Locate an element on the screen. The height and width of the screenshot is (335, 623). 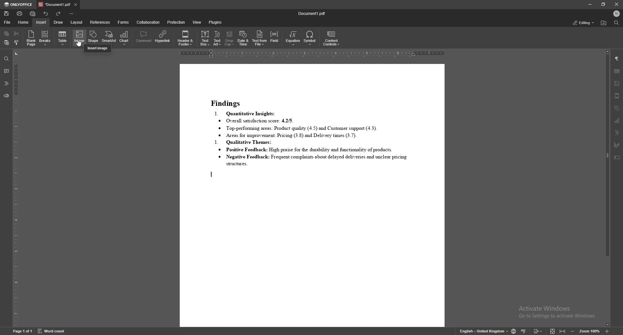
home is located at coordinates (24, 22).